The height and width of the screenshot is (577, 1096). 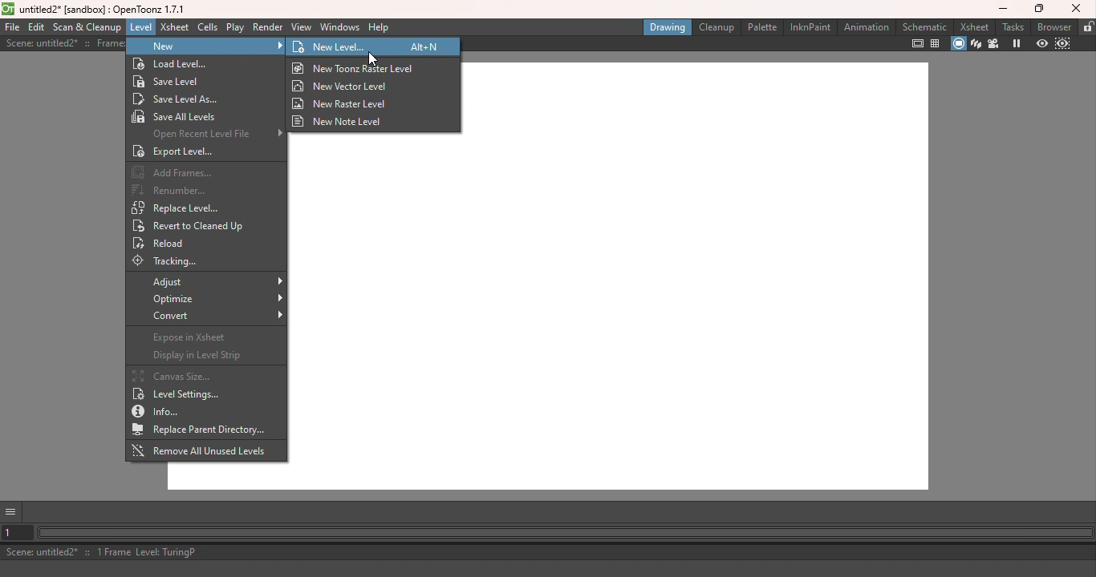 What do you see at coordinates (1087, 27) in the screenshot?
I see `Lock rooms tab` at bounding box center [1087, 27].